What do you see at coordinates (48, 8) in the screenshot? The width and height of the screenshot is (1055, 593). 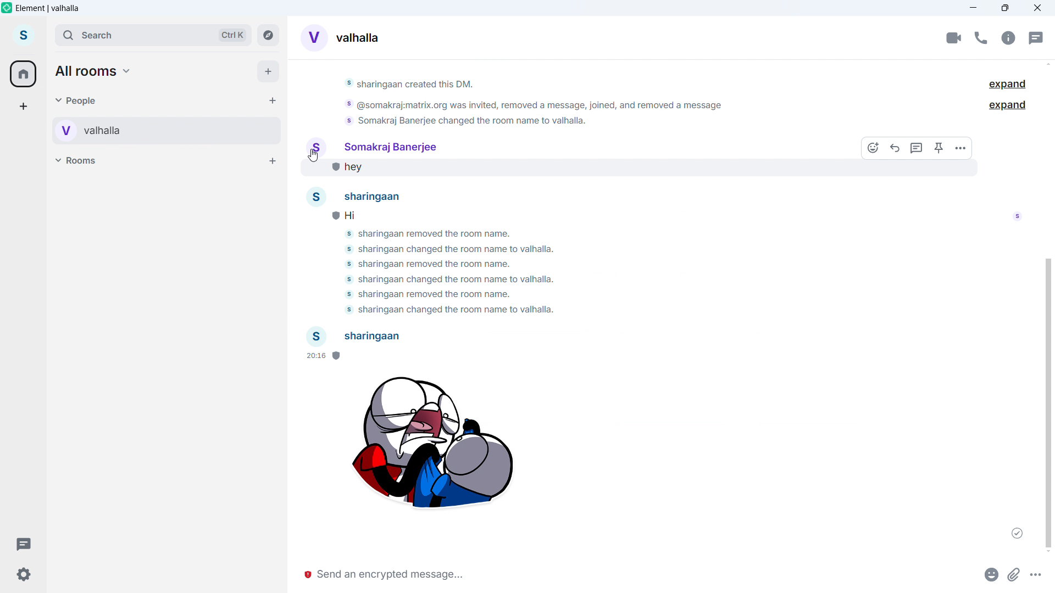 I see `element vahalla` at bounding box center [48, 8].